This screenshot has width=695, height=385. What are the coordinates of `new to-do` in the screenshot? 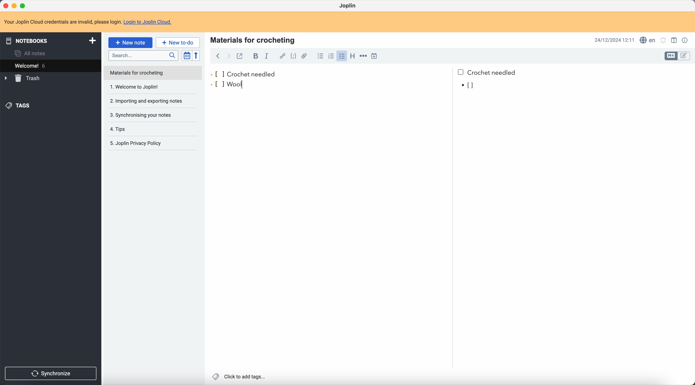 It's located at (178, 42).